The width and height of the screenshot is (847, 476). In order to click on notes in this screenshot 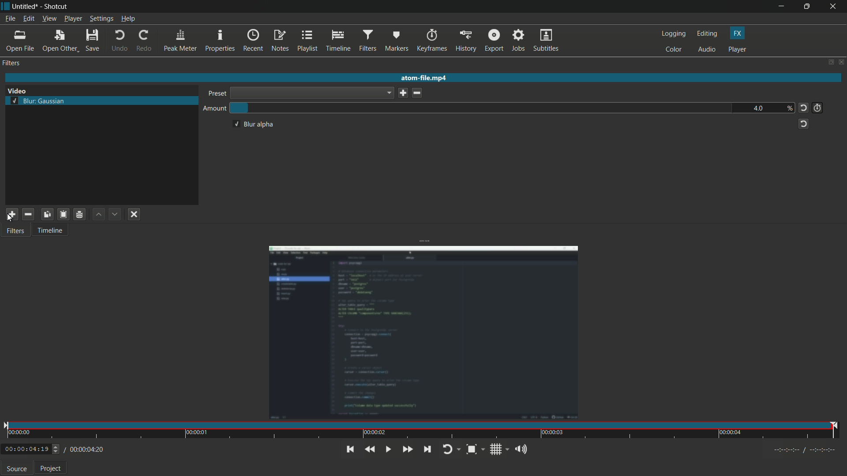, I will do `click(280, 41)`.